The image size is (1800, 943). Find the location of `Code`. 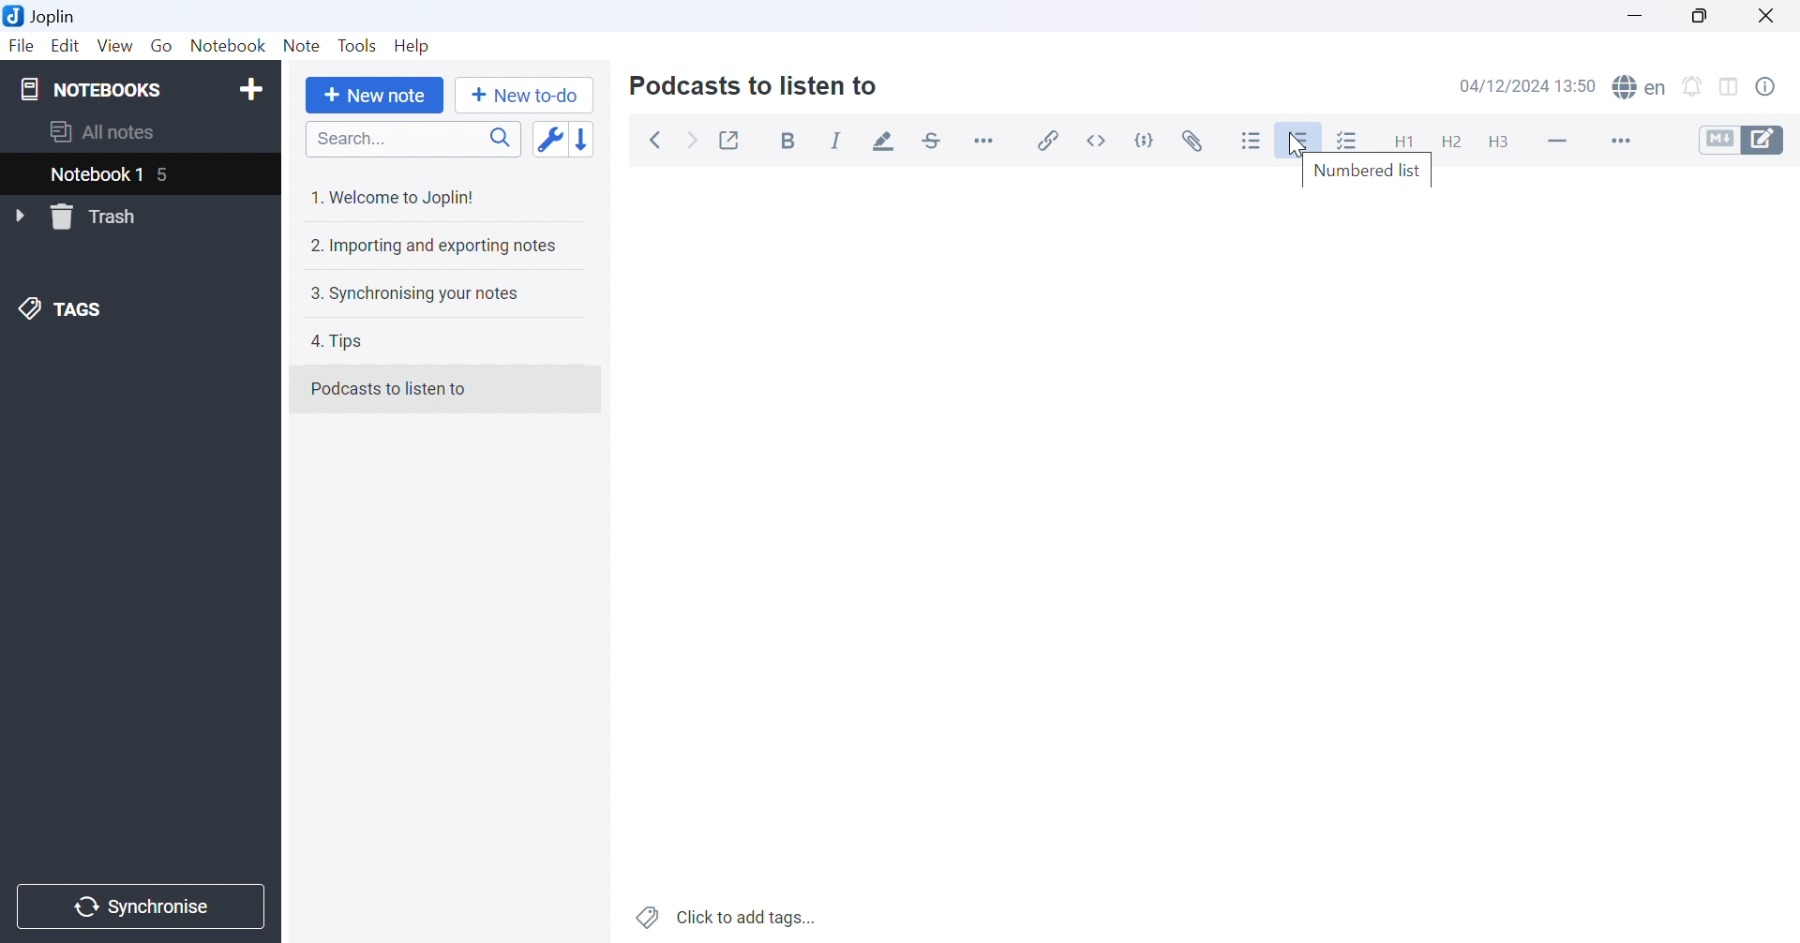

Code is located at coordinates (1148, 139).